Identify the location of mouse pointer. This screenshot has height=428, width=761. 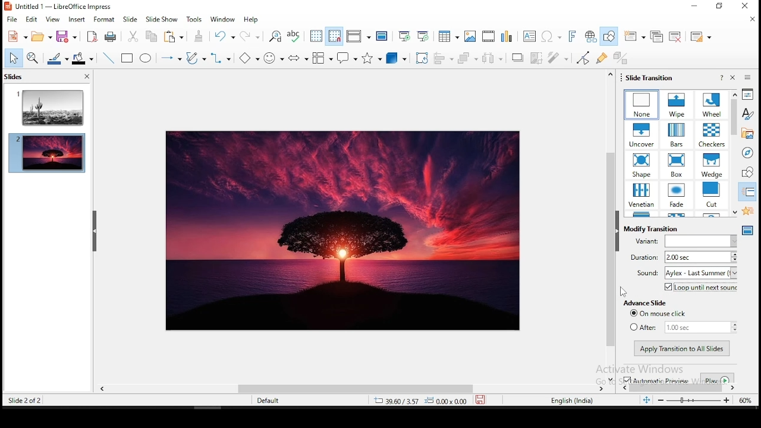
(623, 292).